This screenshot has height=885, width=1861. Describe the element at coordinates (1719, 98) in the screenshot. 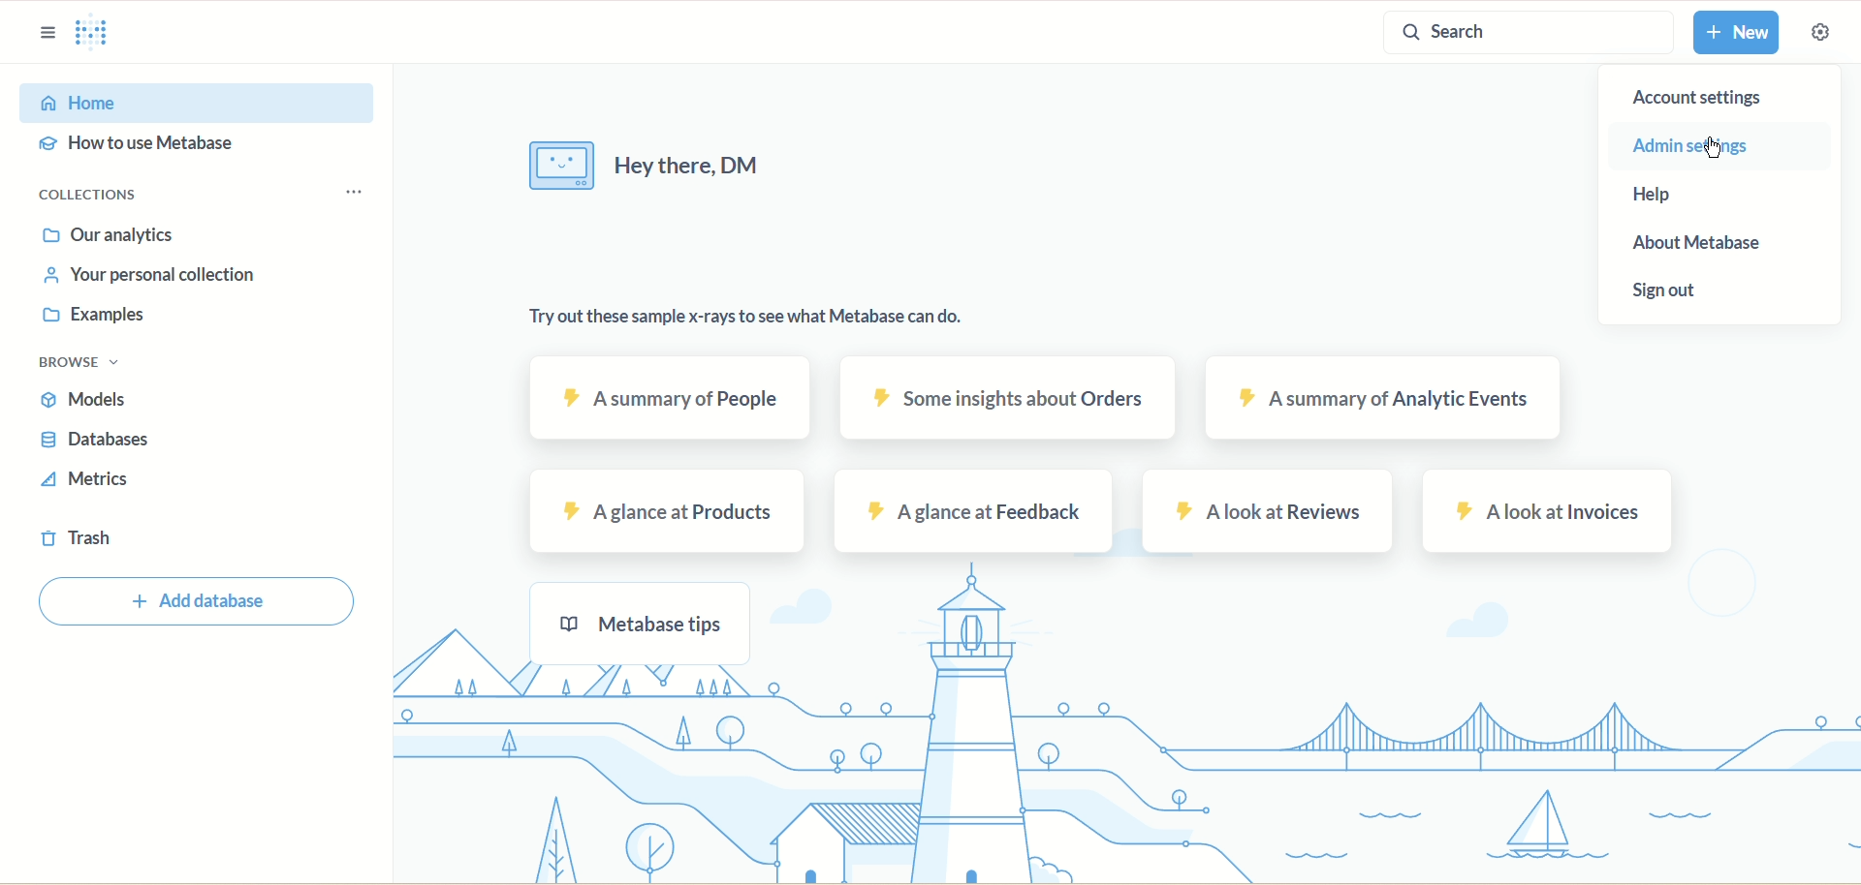

I see `Account settings` at that location.